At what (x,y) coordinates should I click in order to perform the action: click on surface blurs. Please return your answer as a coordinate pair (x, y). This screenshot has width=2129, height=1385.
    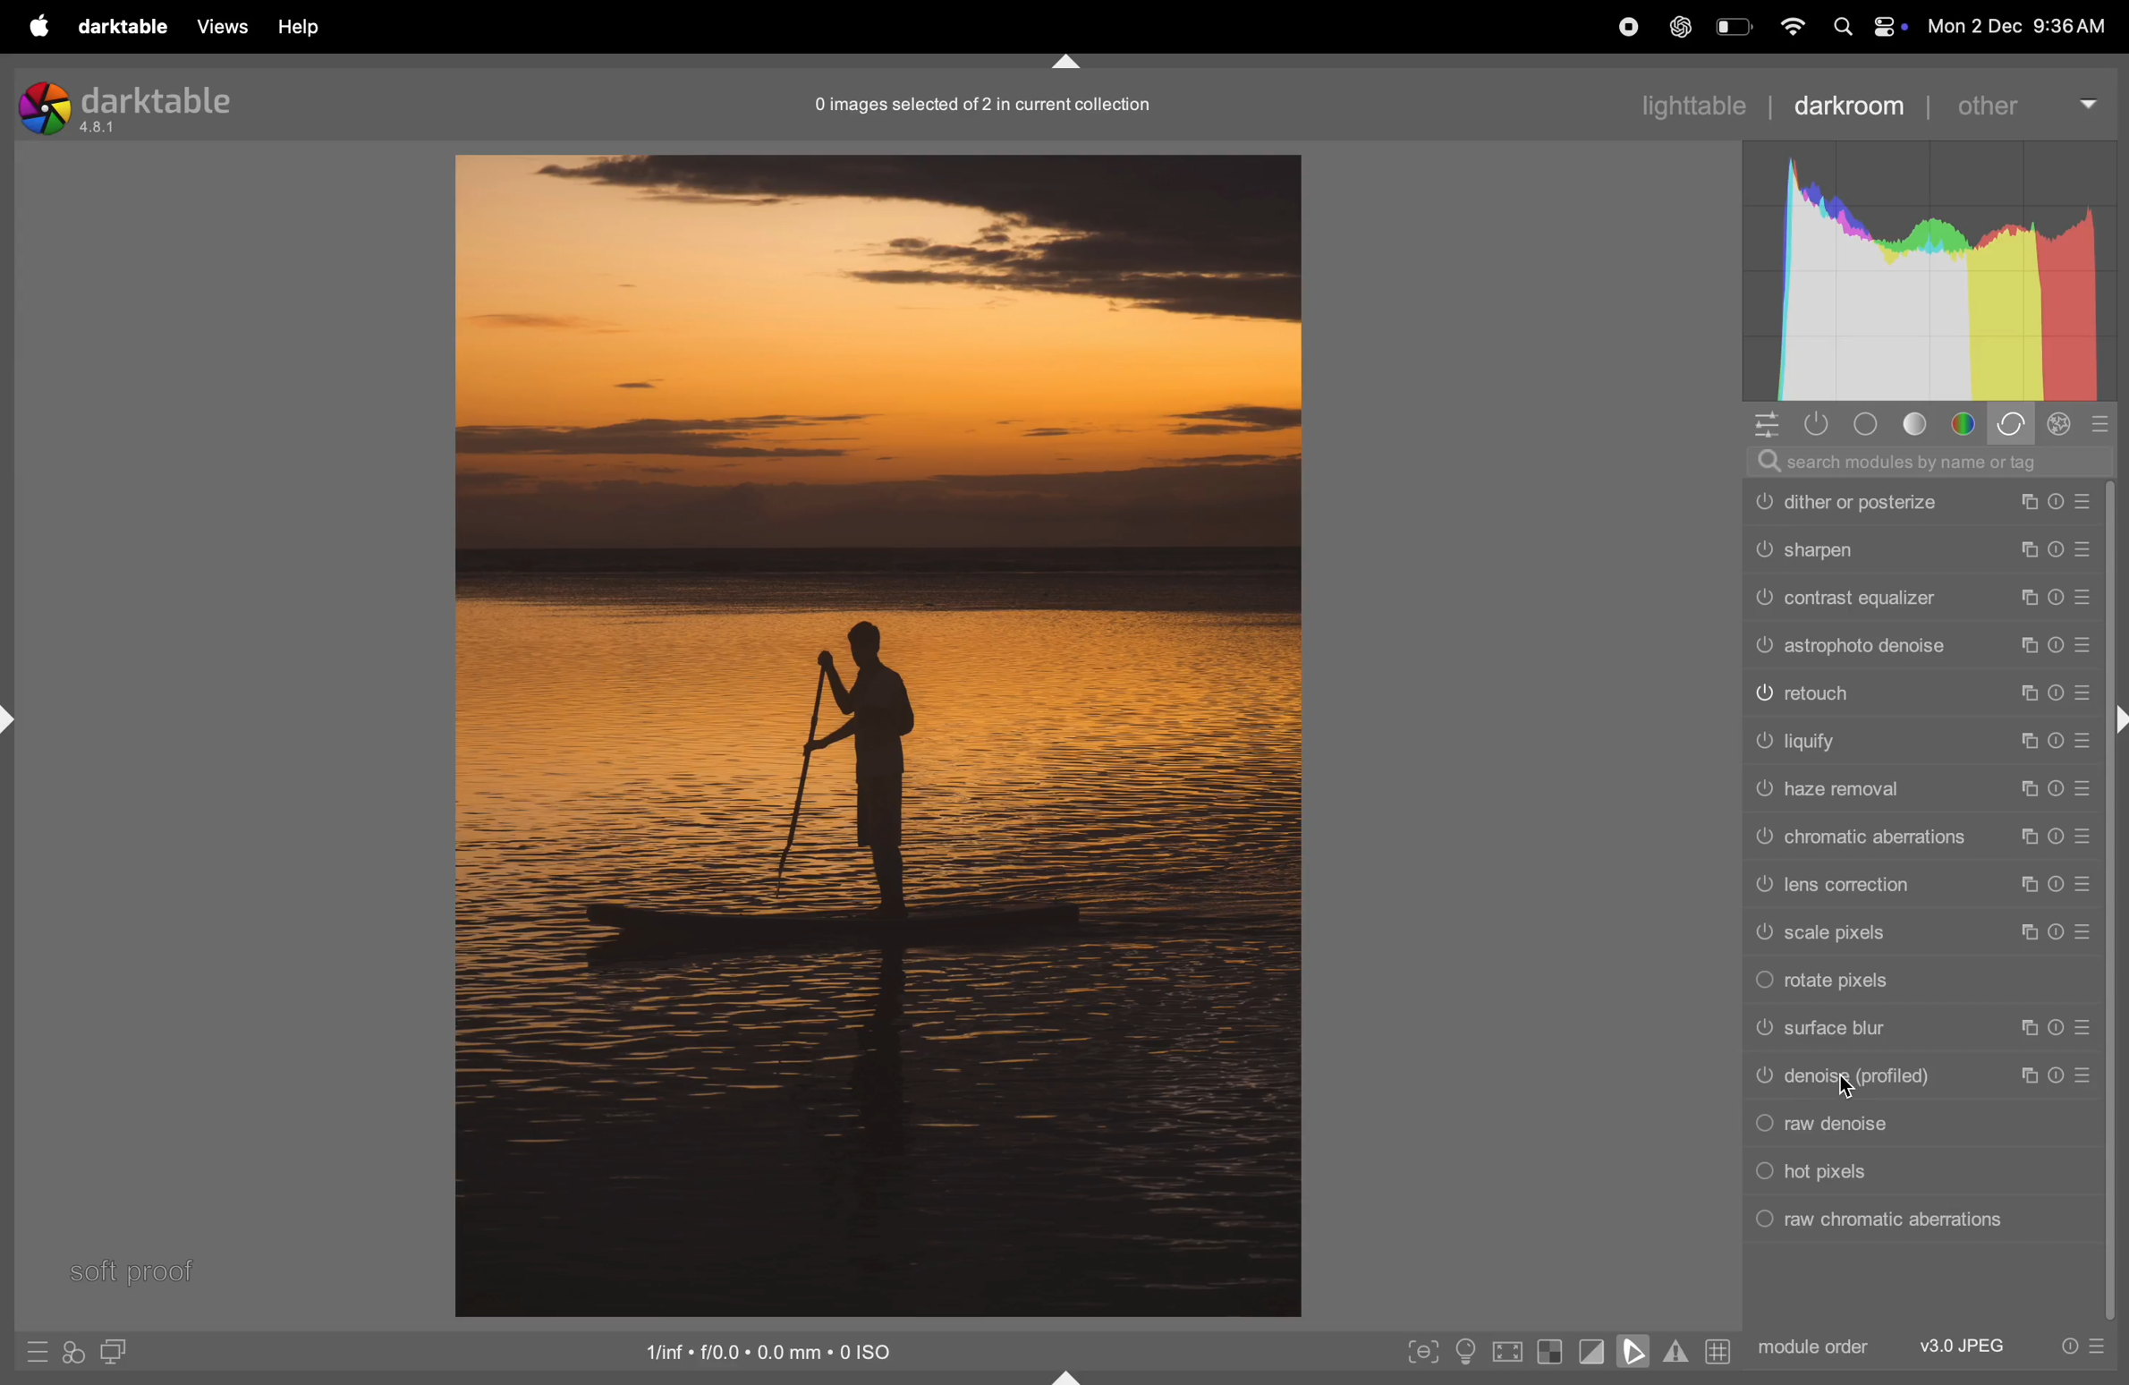
    Looking at the image, I should click on (1924, 1028).